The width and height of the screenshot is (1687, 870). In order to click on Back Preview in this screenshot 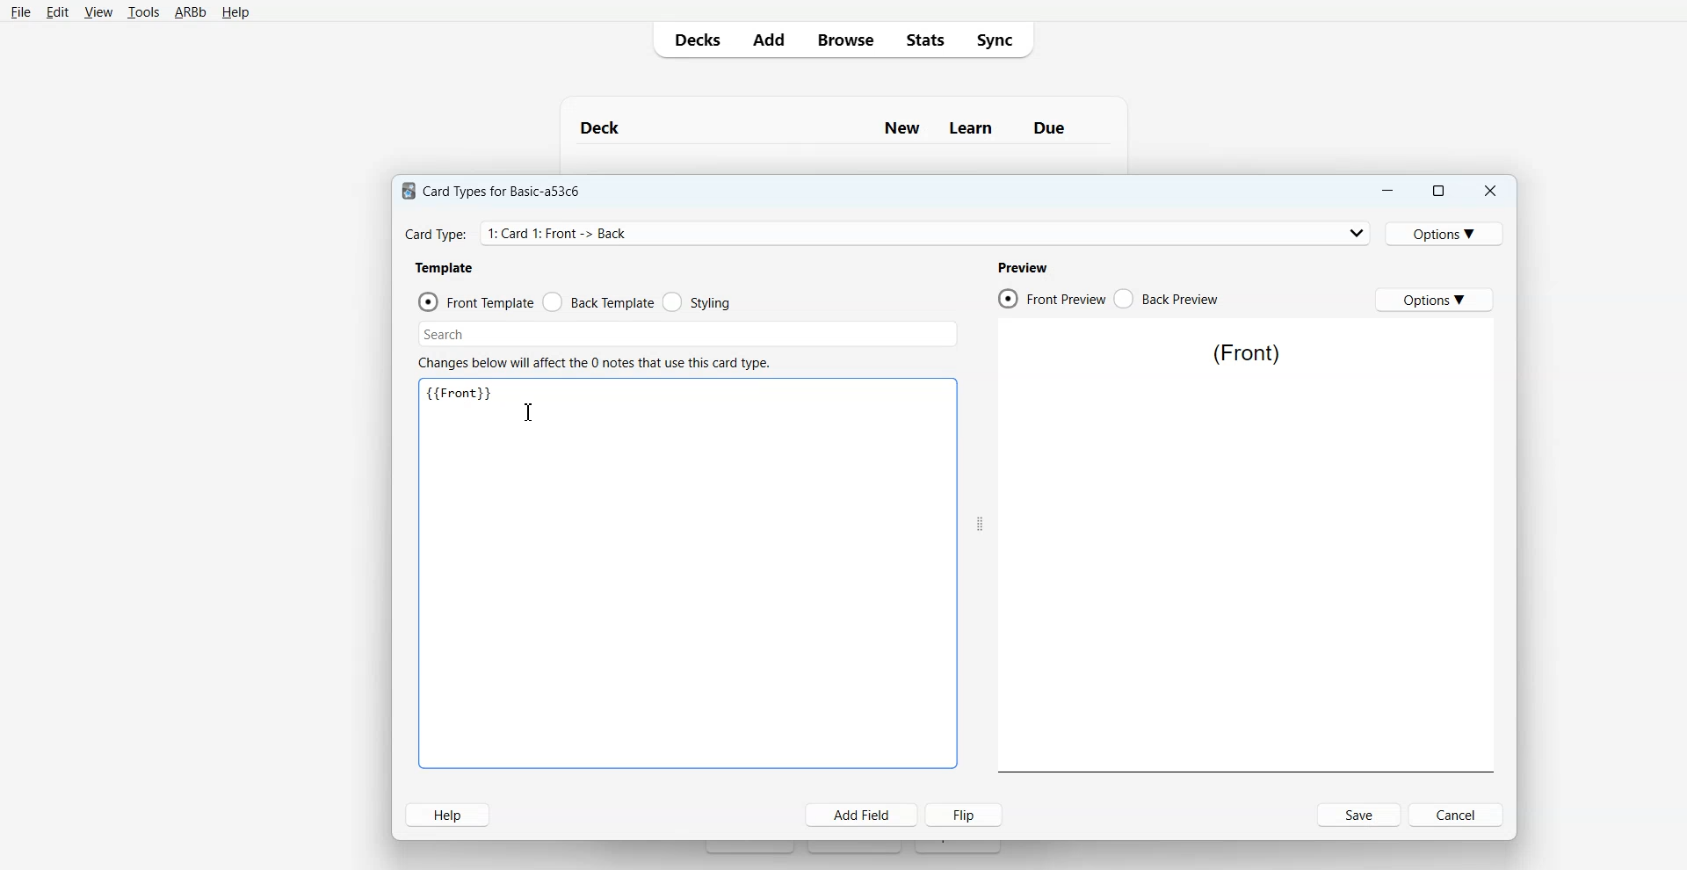, I will do `click(1167, 299)`.